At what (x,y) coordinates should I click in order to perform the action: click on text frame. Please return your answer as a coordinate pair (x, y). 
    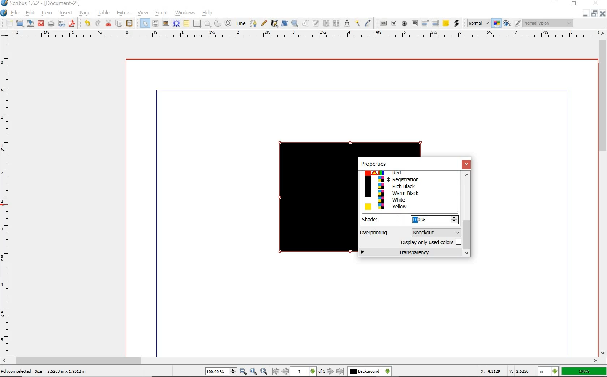
    Looking at the image, I should click on (156, 23).